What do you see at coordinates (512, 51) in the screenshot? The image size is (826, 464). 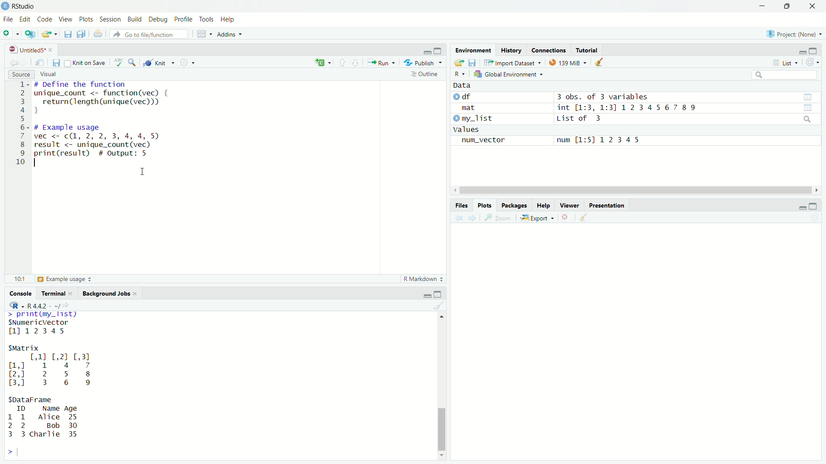 I see `History` at bounding box center [512, 51].